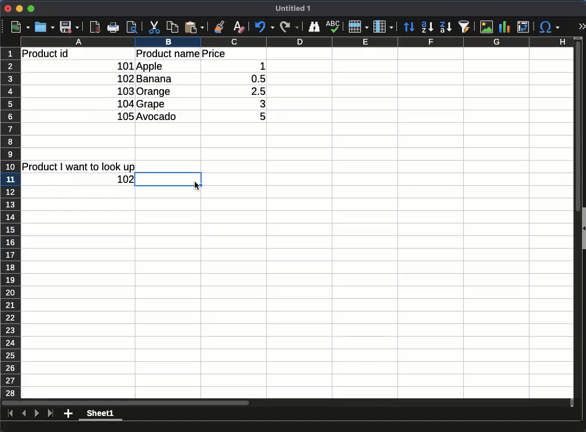 The width and height of the screenshot is (586, 432). I want to click on 101, so click(124, 66).